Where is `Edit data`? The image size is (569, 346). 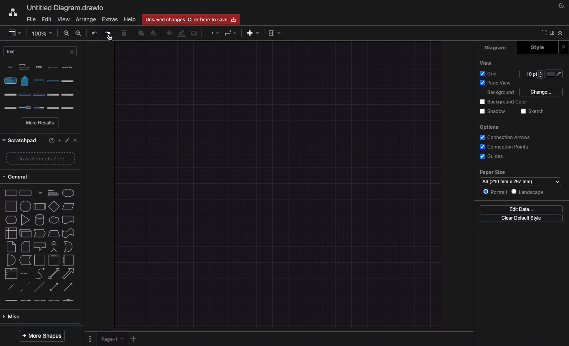
Edit data is located at coordinates (521, 209).